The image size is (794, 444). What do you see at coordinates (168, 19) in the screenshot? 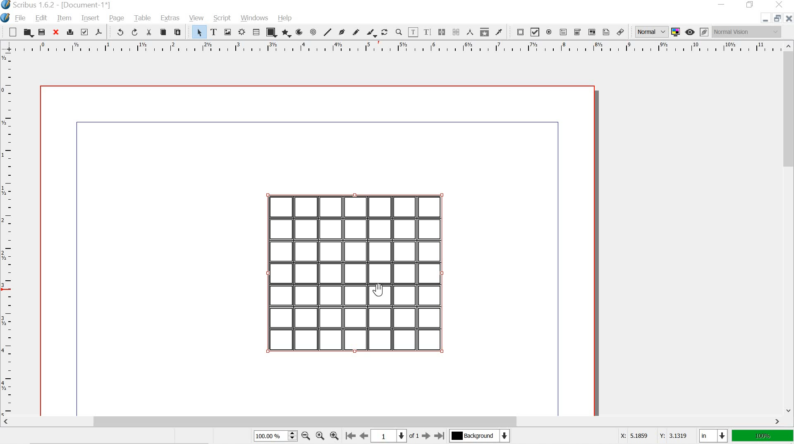
I see `extras` at bounding box center [168, 19].